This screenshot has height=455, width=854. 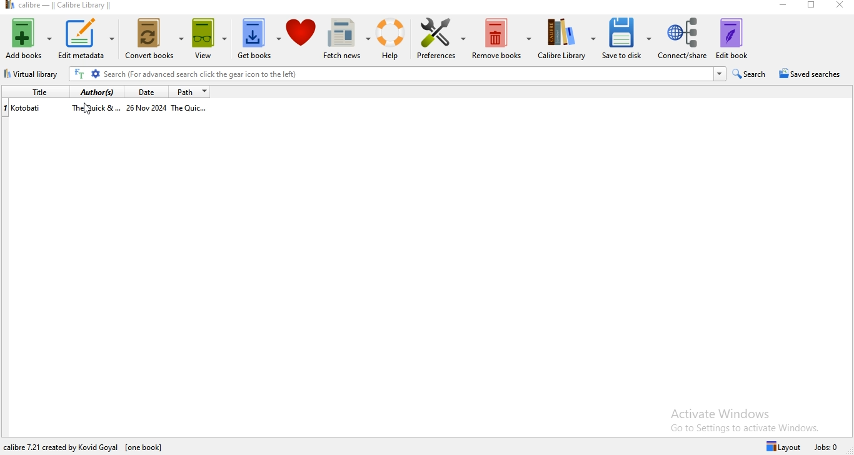 I want to click on restore, so click(x=813, y=7).